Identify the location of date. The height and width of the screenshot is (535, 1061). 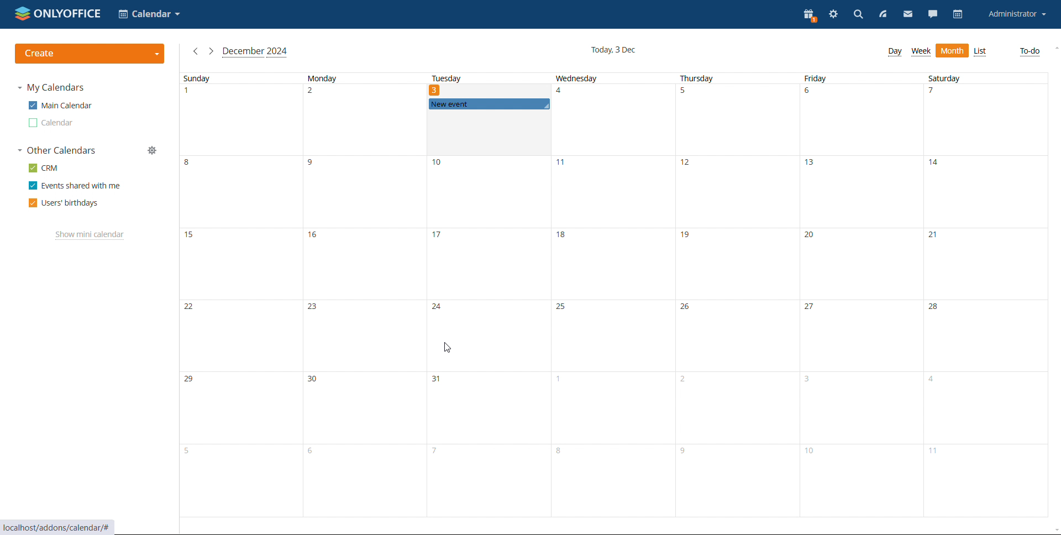
(239, 192).